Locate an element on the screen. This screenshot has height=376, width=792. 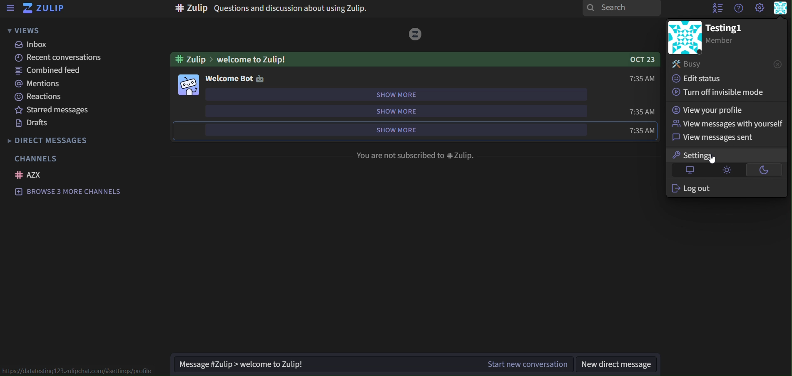
recent conversations is located at coordinates (61, 57).